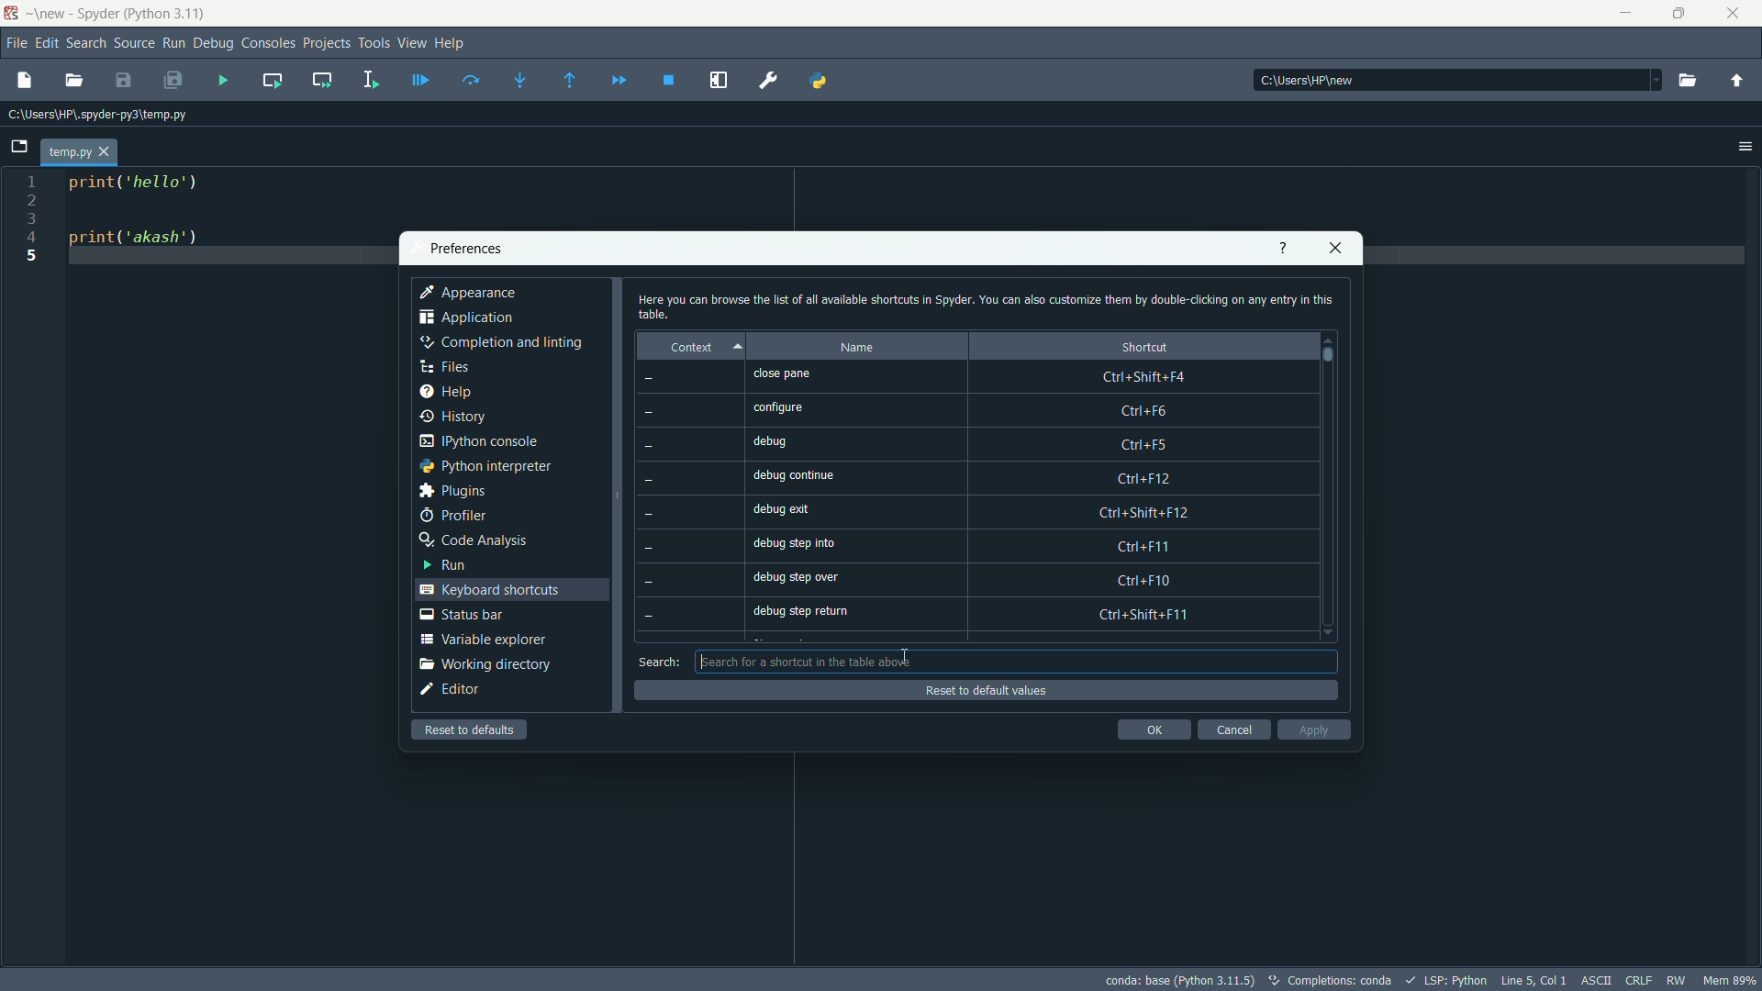 The height and width of the screenshot is (991, 1762). Describe the element at coordinates (449, 566) in the screenshot. I see `run` at that location.